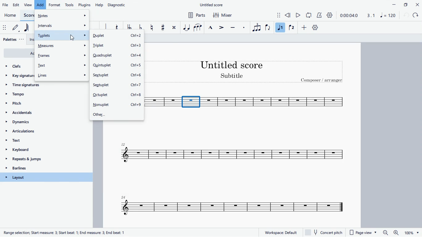 The width and height of the screenshot is (422, 237). Describe the element at coordinates (43, 151) in the screenshot. I see `keyboard` at that location.